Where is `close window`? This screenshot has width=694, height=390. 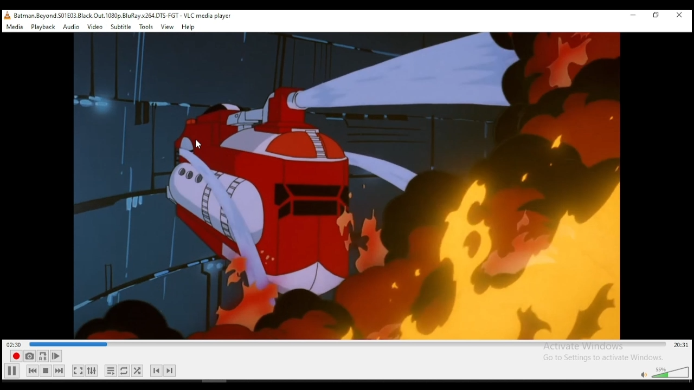 close window is located at coordinates (681, 18).